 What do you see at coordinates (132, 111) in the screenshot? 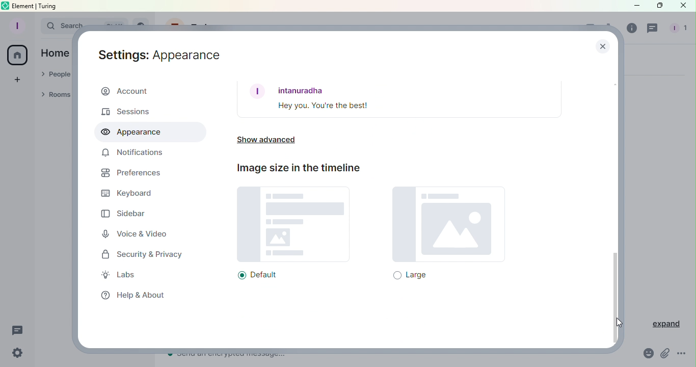
I see `Sessions` at bounding box center [132, 111].